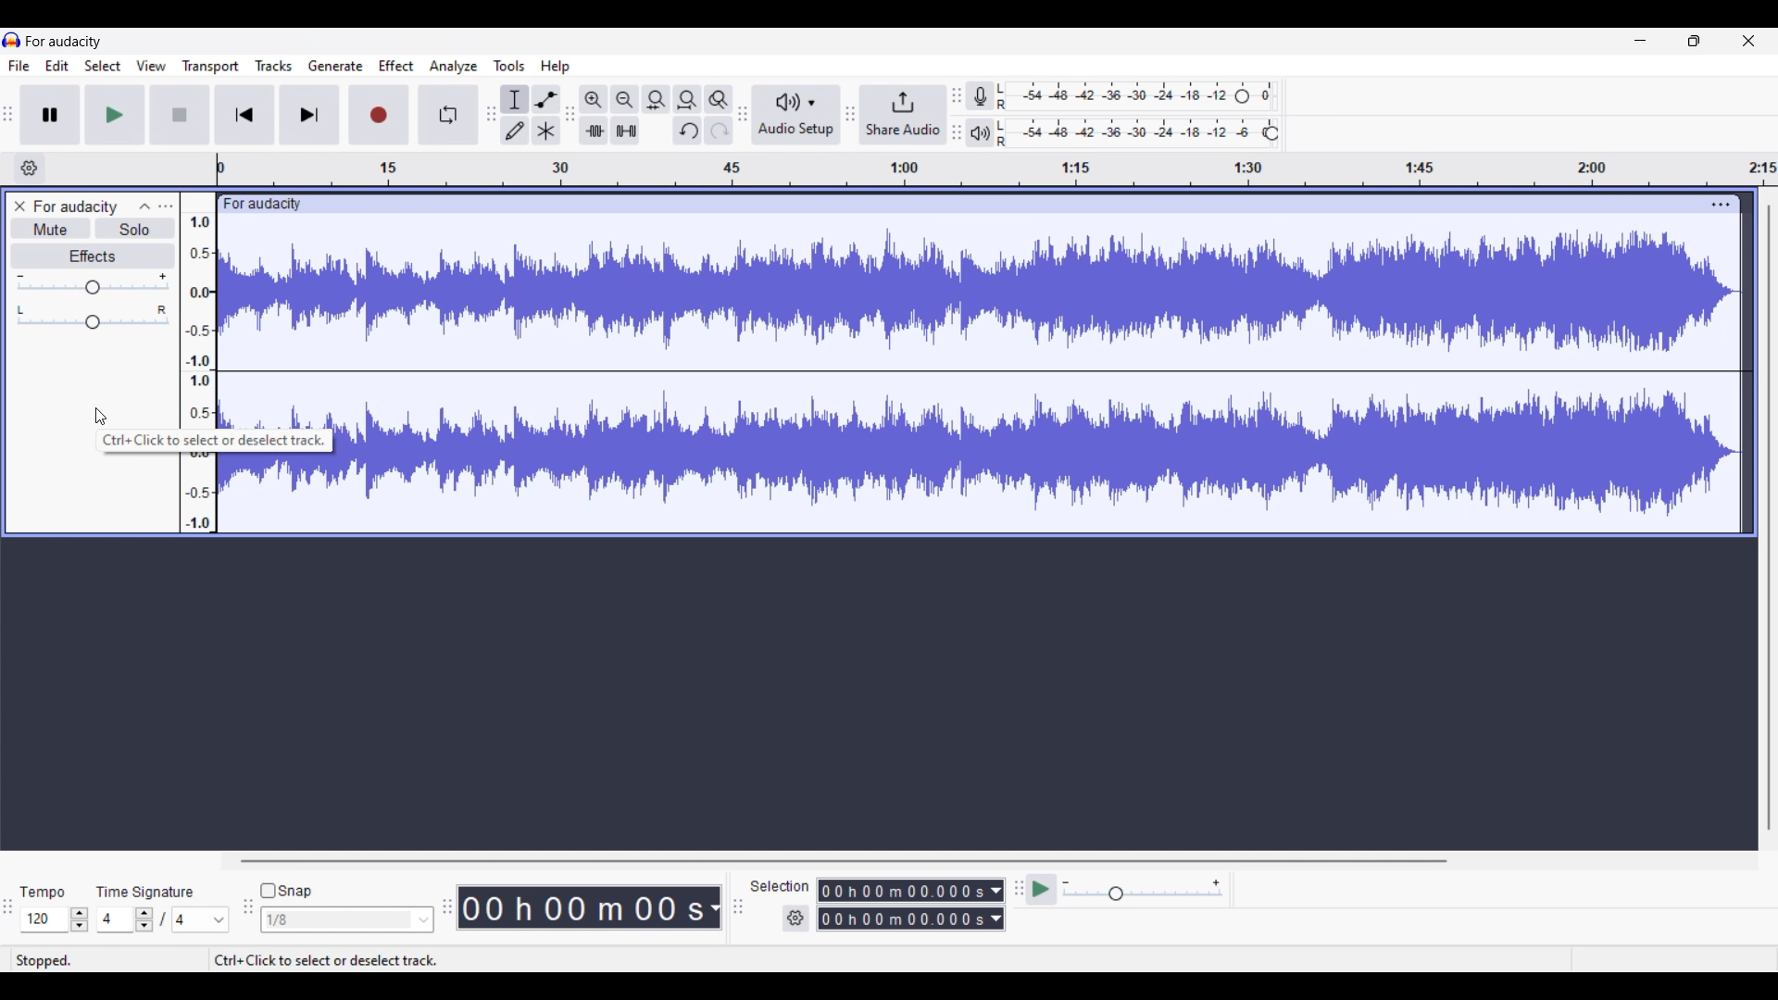  I want to click on Close track, so click(19, 206).